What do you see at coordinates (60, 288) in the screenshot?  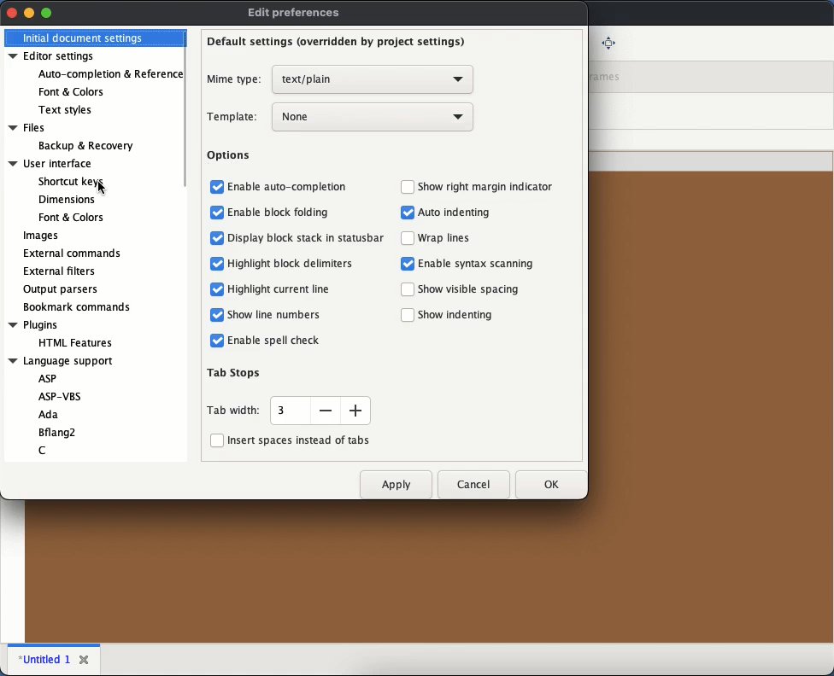 I see `output parsers` at bounding box center [60, 288].